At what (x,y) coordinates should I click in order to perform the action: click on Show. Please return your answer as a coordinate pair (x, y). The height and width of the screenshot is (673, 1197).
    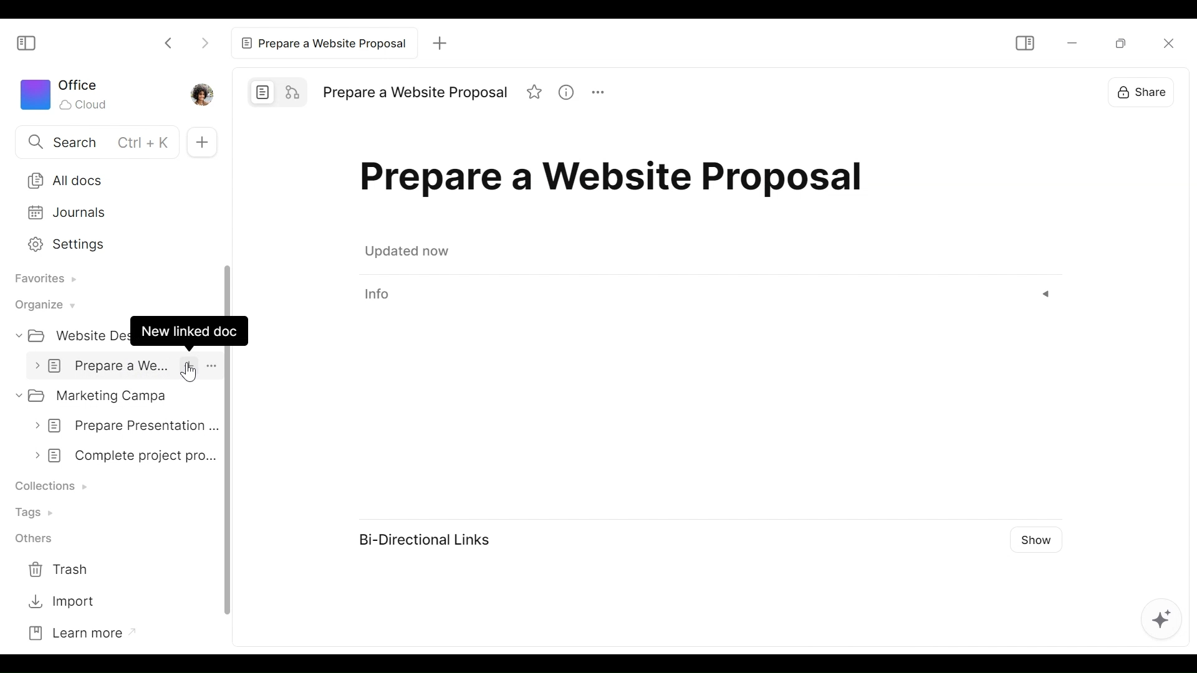
    Looking at the image, I should click on (1039, 539).